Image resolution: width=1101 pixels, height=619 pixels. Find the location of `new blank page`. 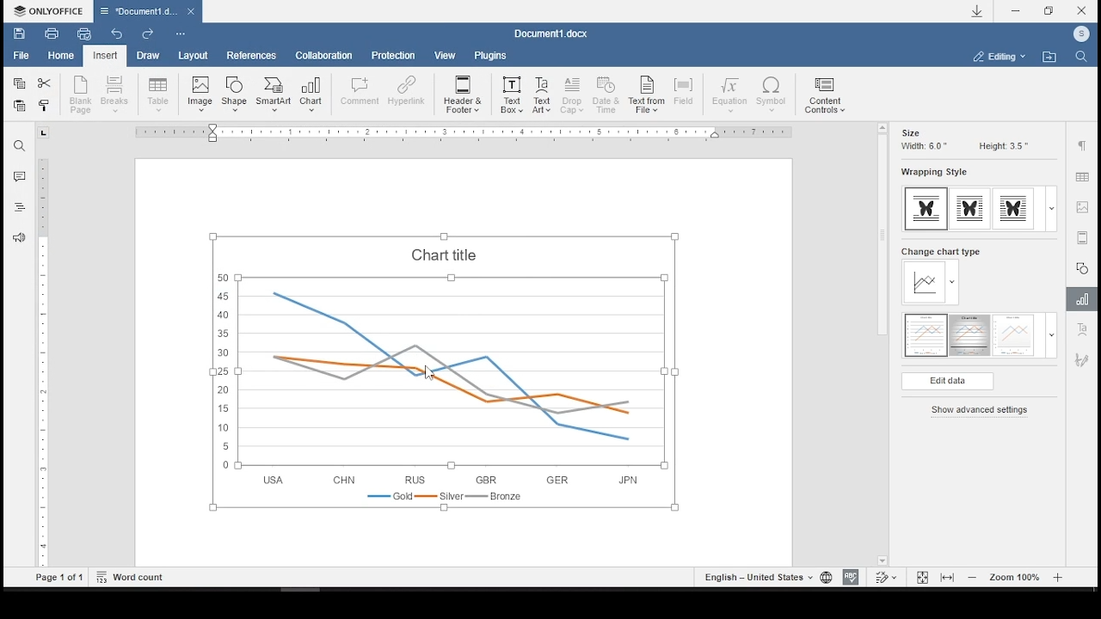

new blank page is located at coordinates (82, 95).